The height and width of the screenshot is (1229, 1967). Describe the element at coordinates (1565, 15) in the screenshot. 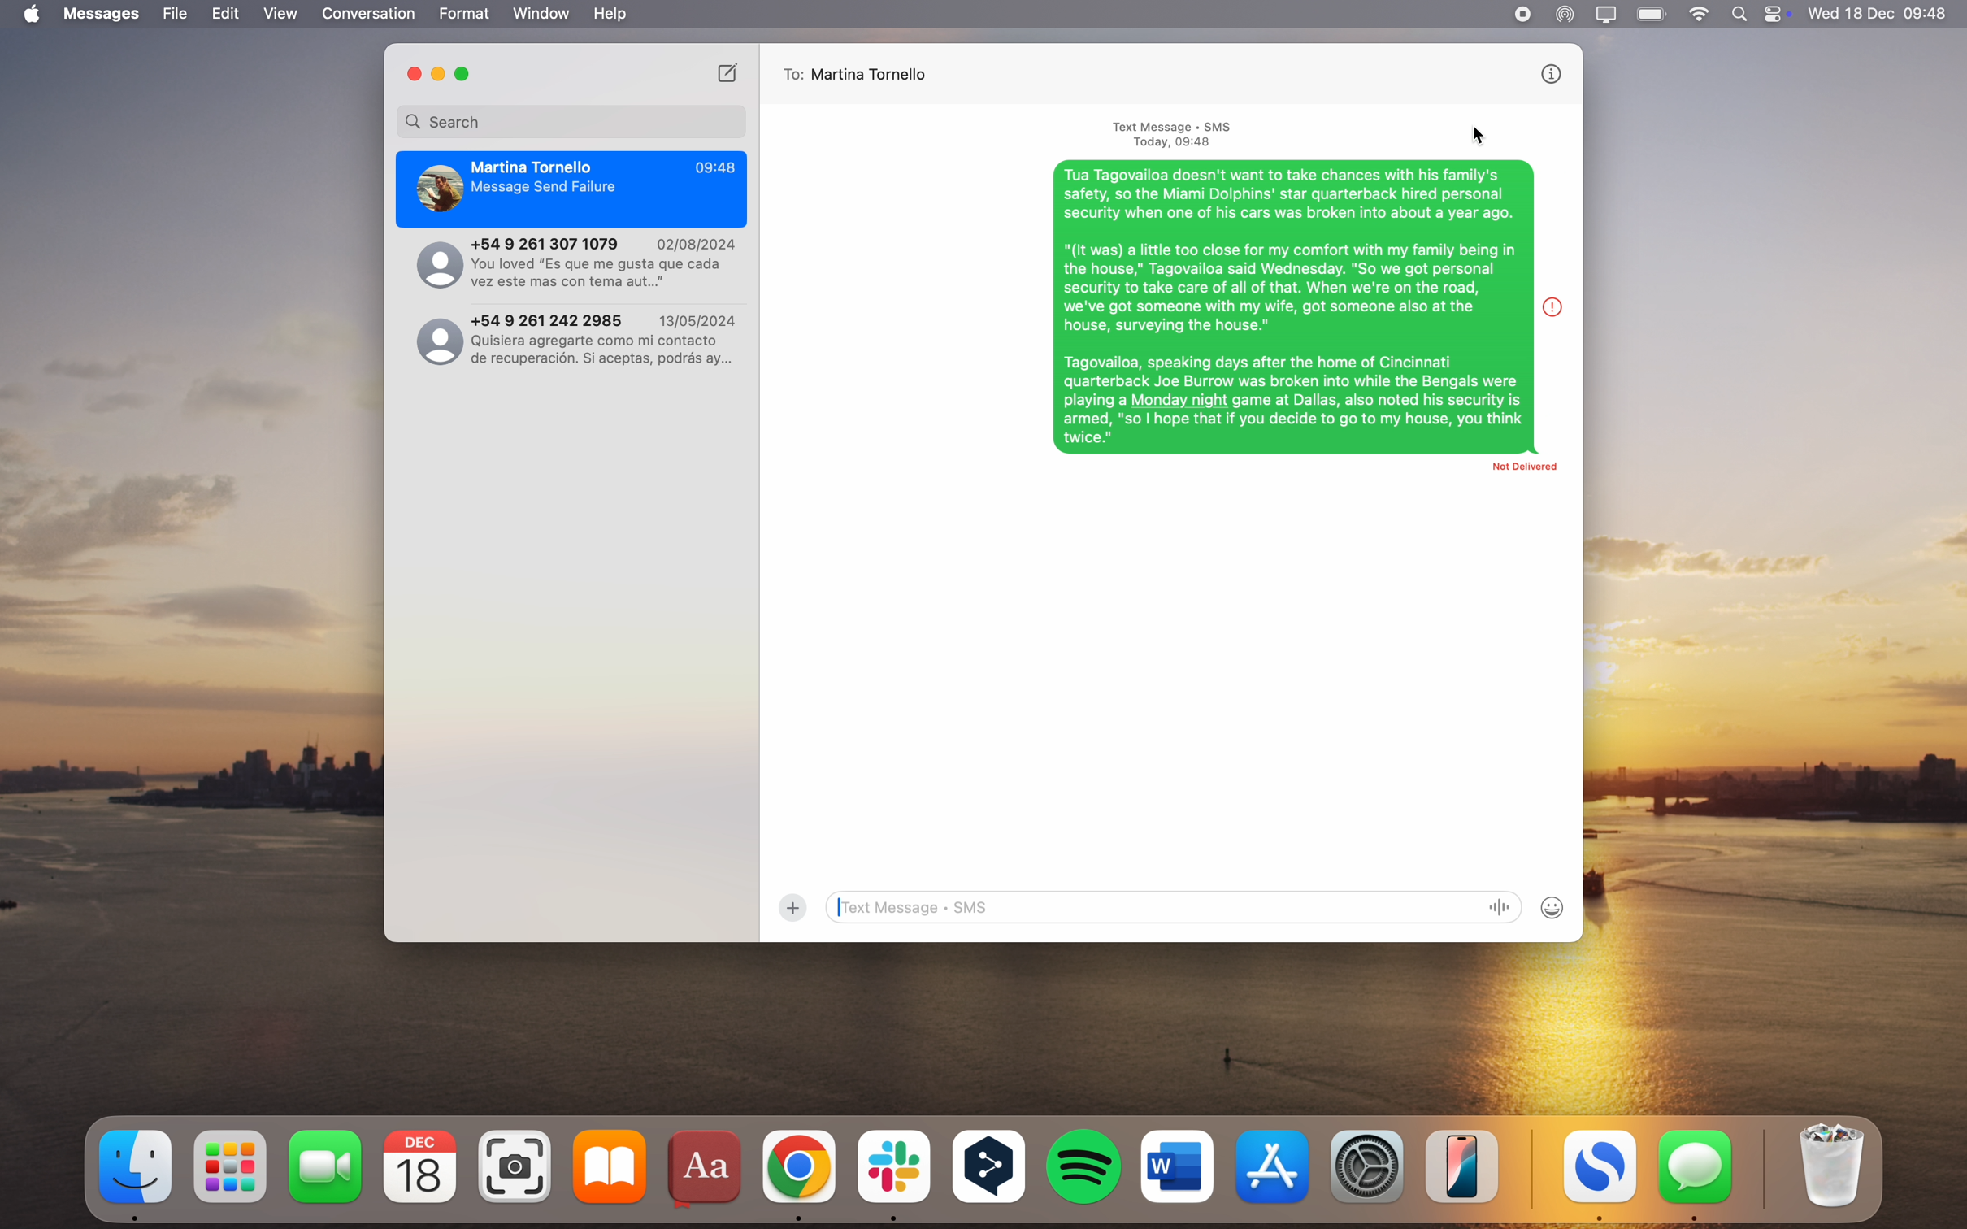

I see `Airdrop` at that location.